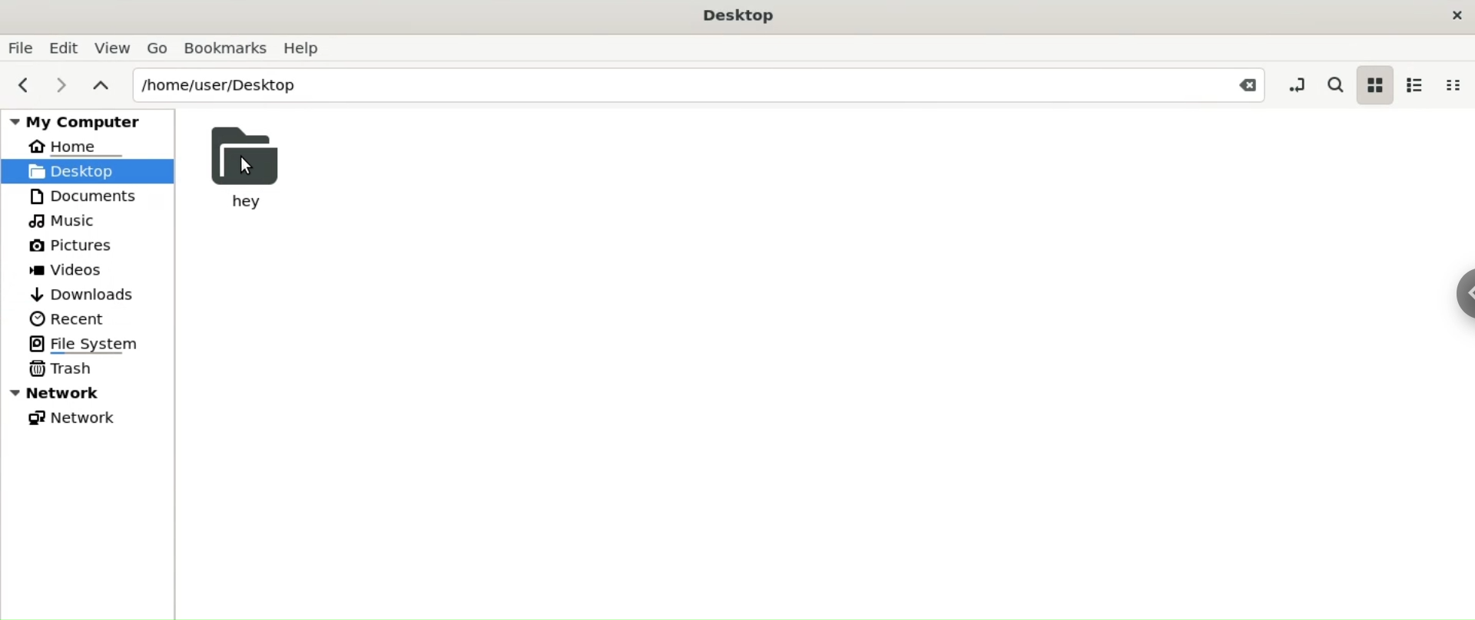  Describe the element at coordinates (78, 270) in the screenshot. I see `Videos` at that location.